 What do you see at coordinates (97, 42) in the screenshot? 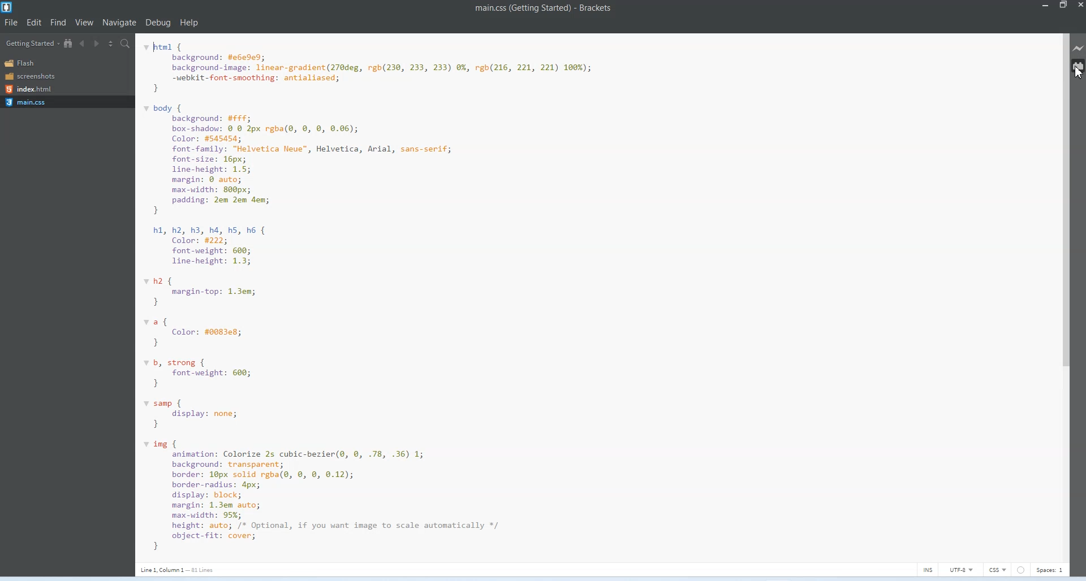
I see `Navigate Forwards ` at bounding box center [97, 42].